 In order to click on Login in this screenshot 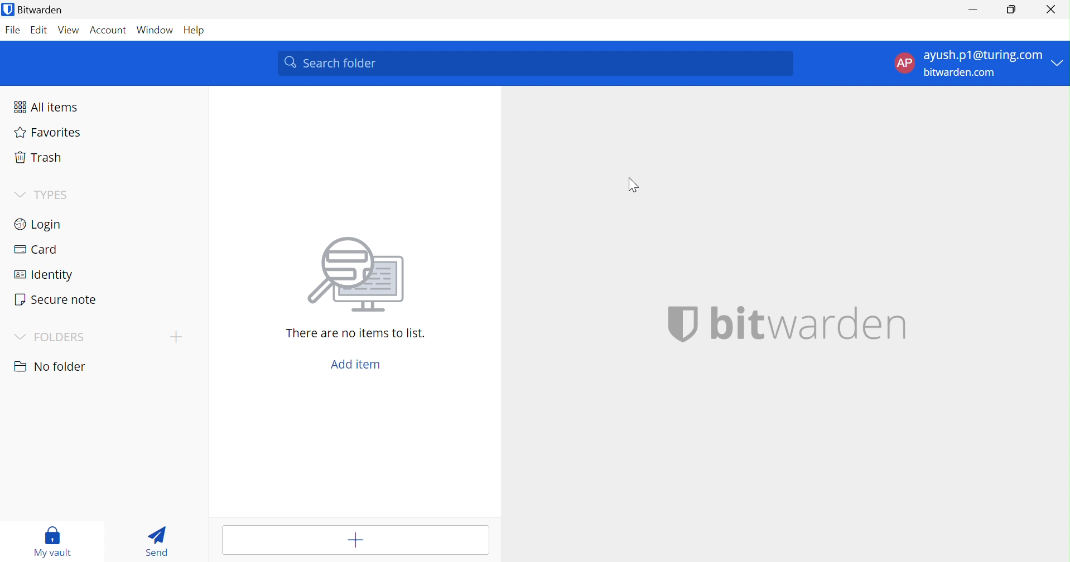, I will do `click(38, 223)`.